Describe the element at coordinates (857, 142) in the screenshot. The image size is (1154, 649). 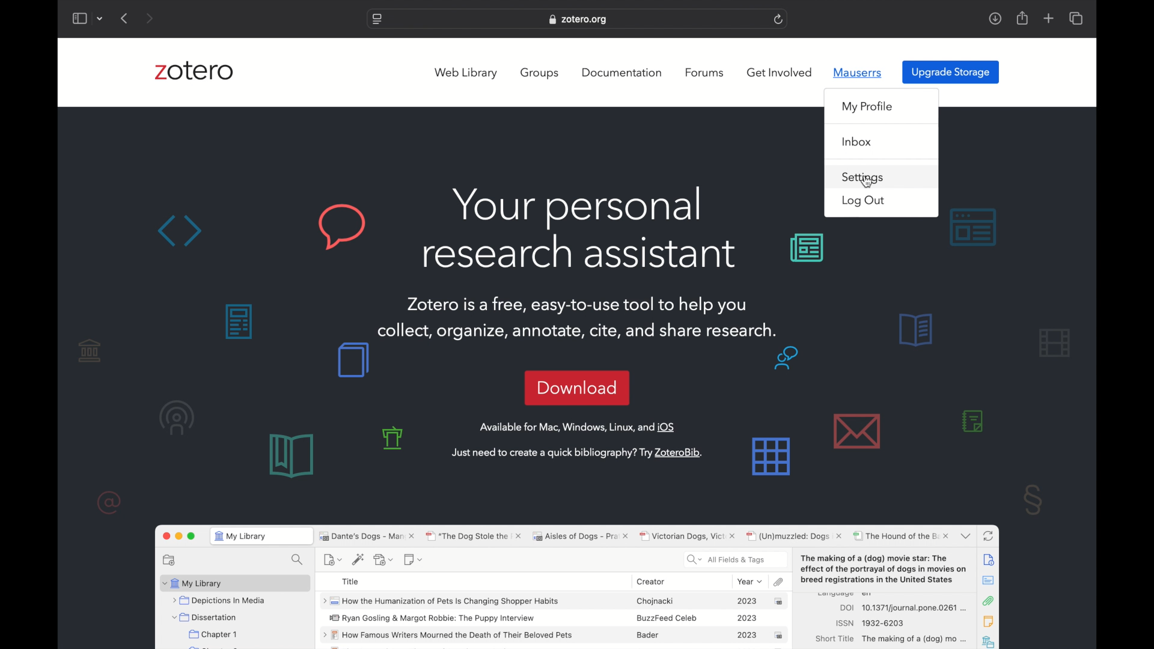
I see `inbox` at that location.